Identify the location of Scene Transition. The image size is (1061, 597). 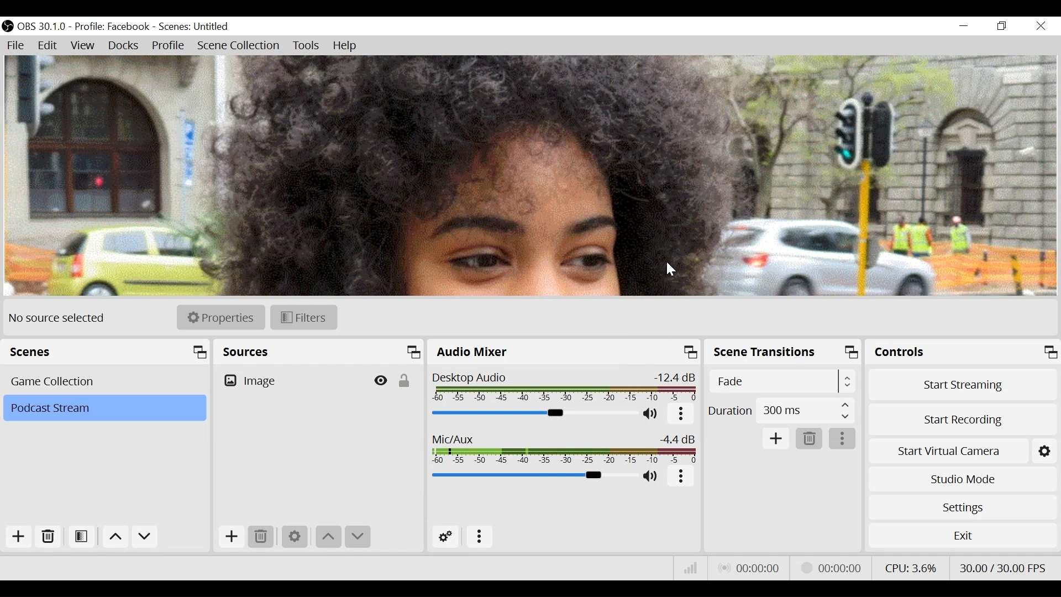
(784, 351).